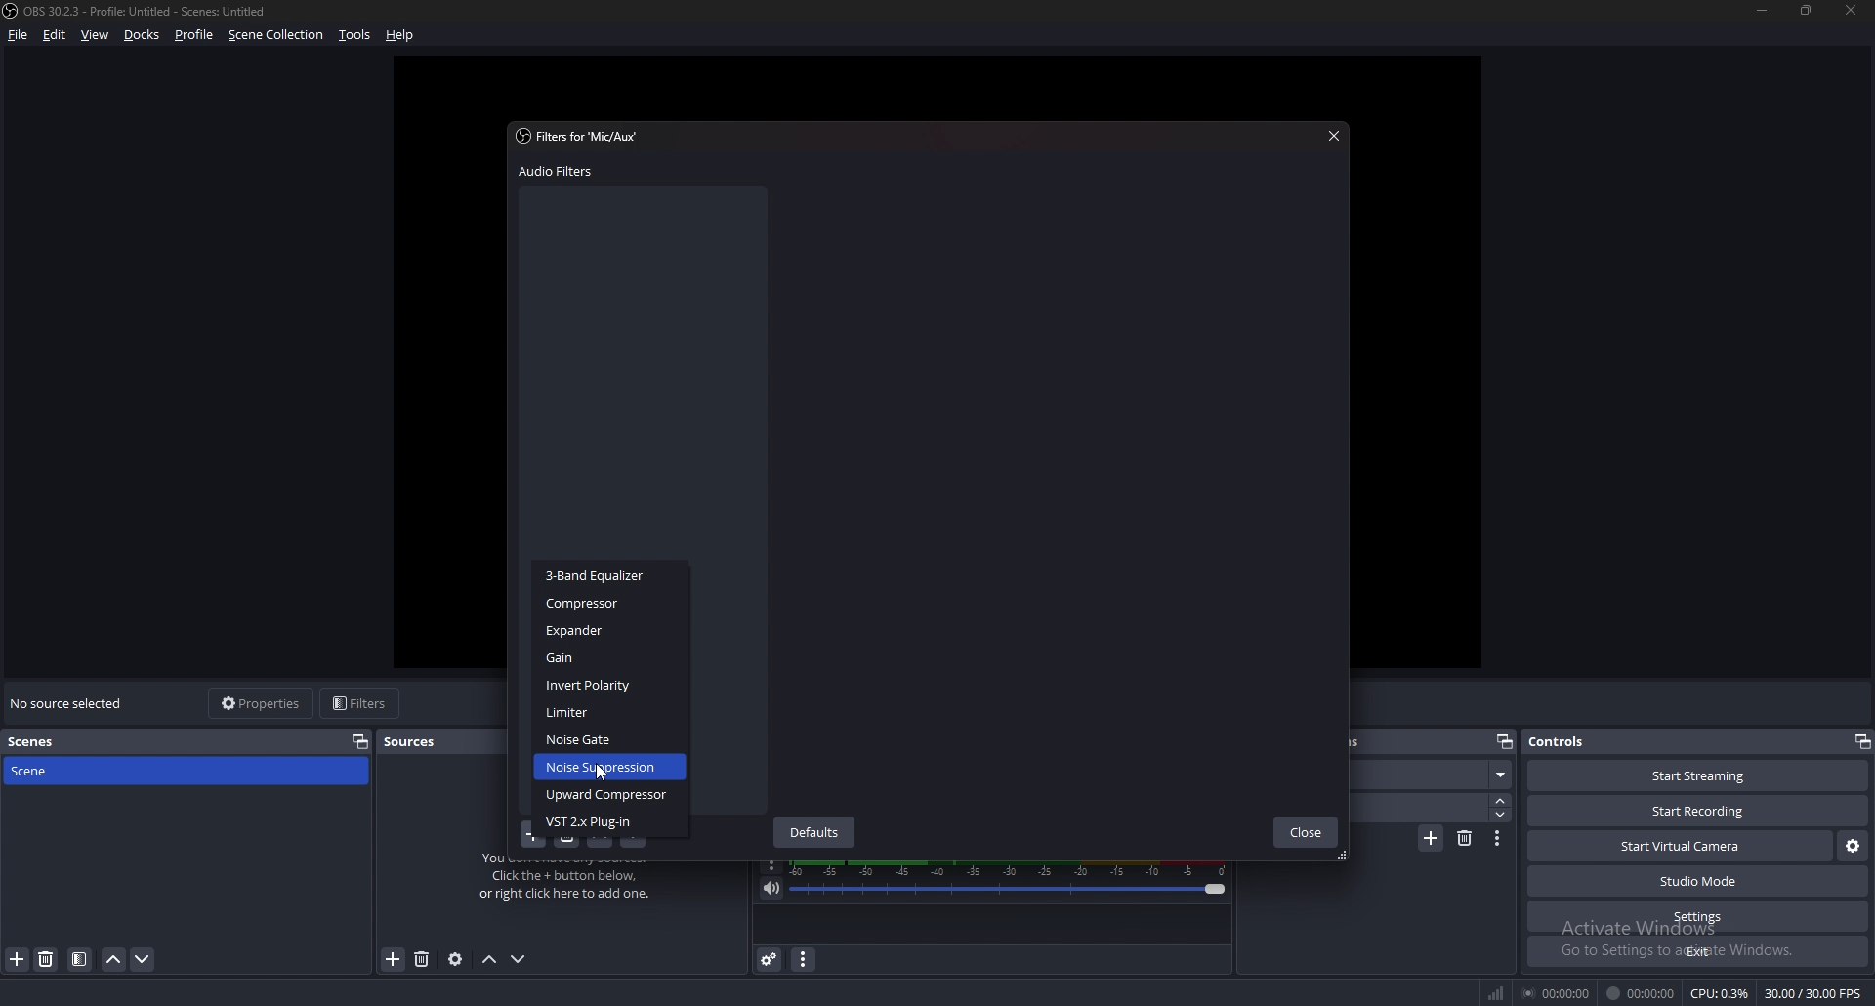 This screenshot has height=1006, width=1875. Describe the element at coordinates (1696, 953) in the screenshot. I see `exit` at that location.